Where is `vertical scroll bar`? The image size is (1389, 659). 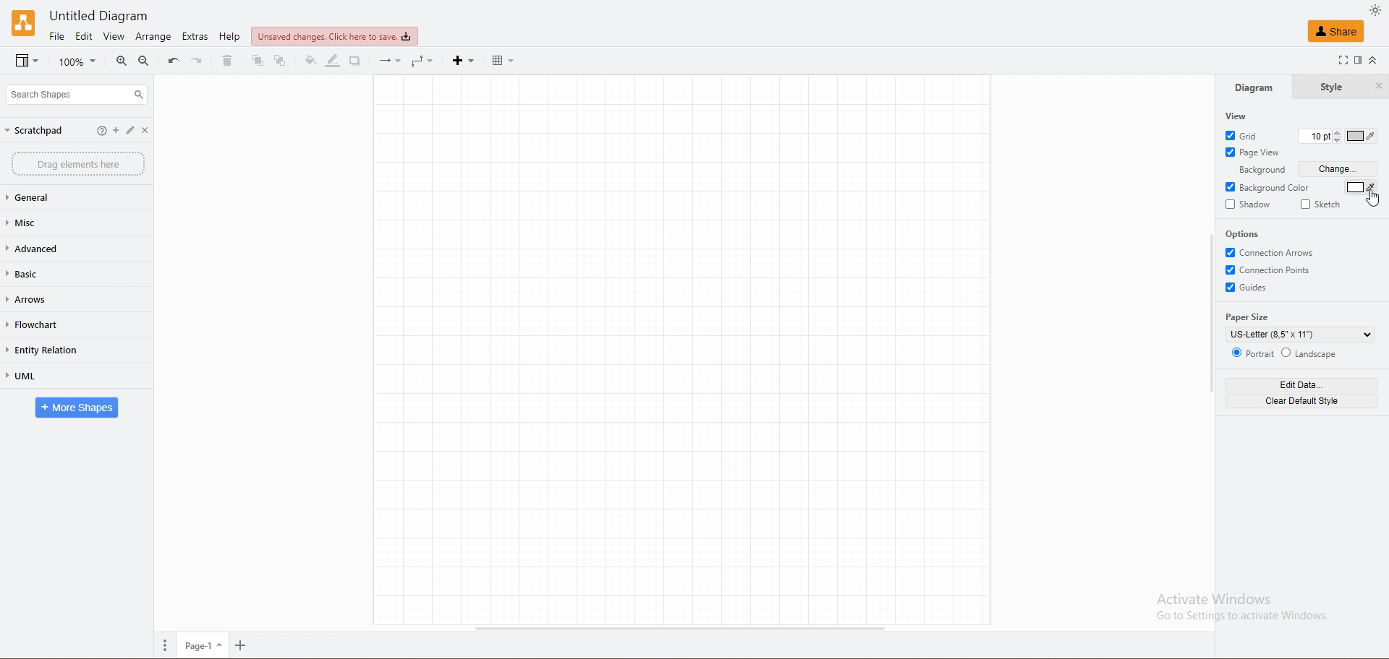 vertical scroll bar is located at coordinates (1212, 313).